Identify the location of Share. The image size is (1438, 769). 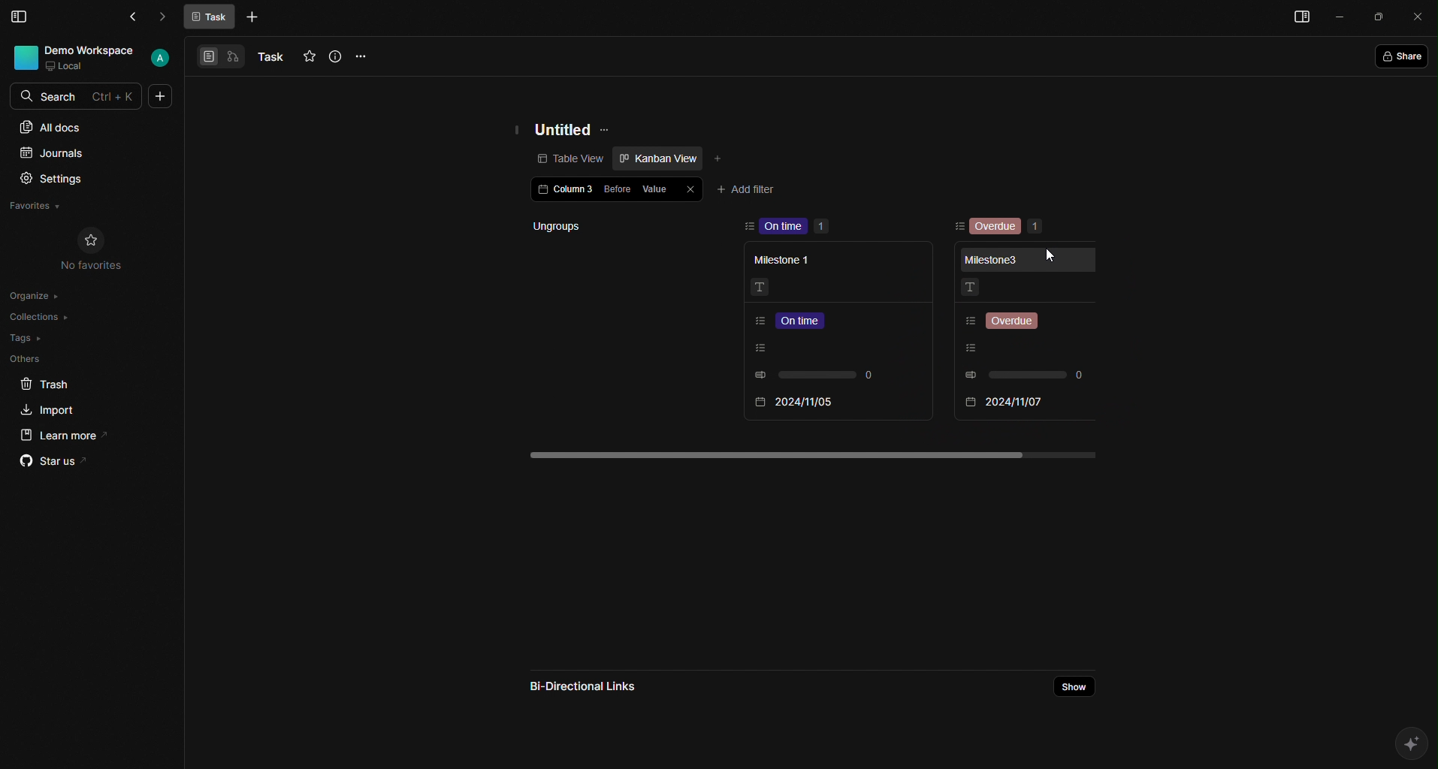
(1403, 56).